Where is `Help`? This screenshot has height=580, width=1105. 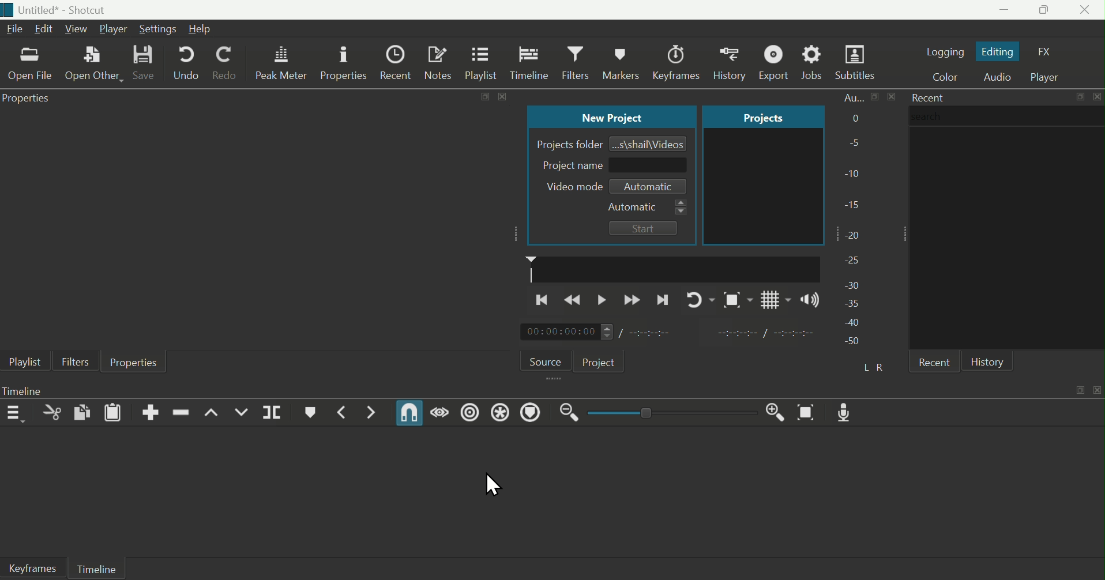
Help is located at coordinates (208, 30).